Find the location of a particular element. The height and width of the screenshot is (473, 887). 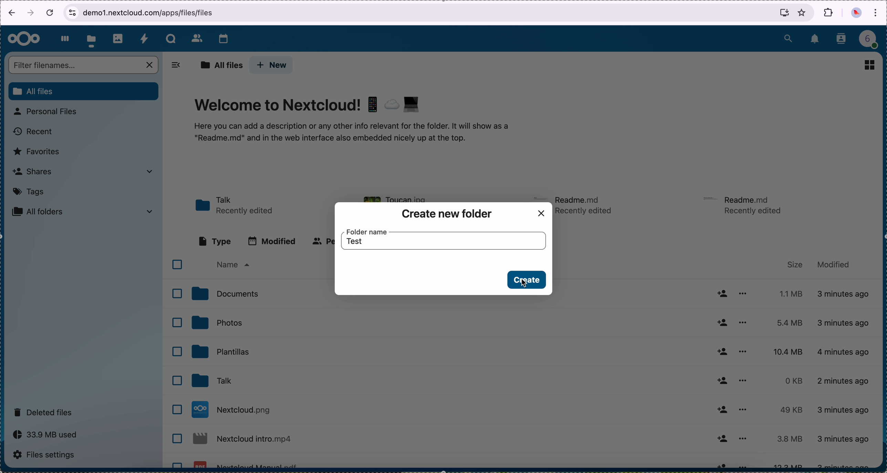

photos is located at coordinates (118, 39).